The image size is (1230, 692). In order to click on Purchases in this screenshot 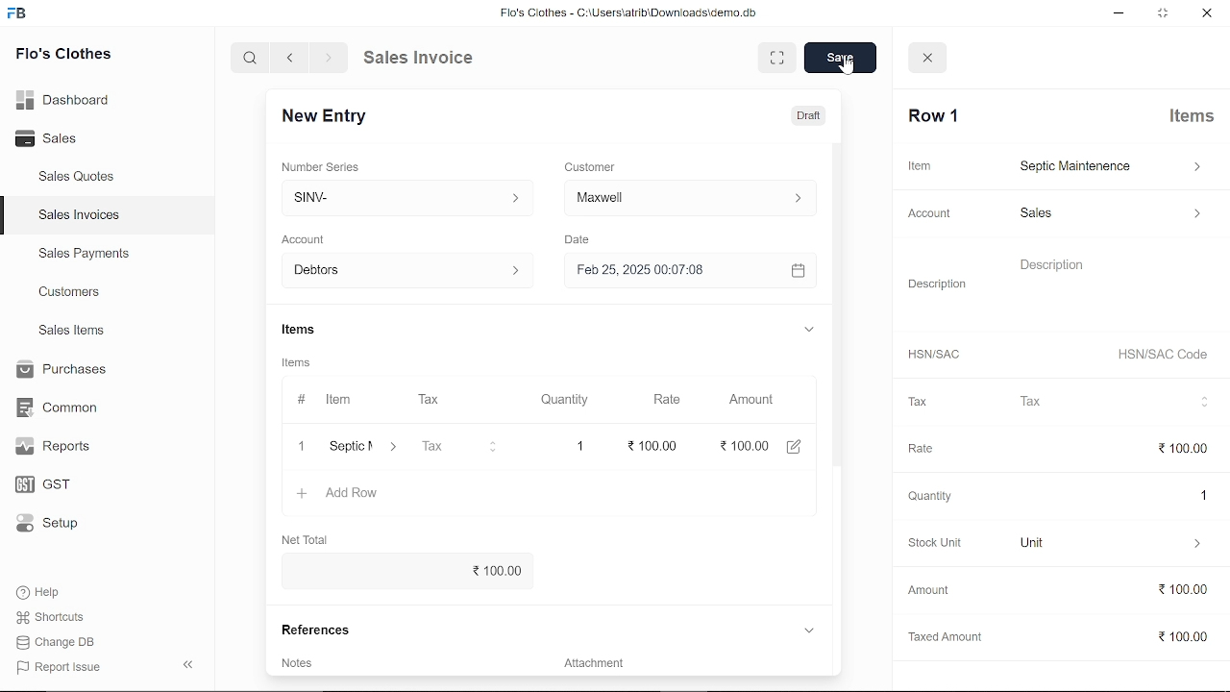, I will do `click(64, 371)`.